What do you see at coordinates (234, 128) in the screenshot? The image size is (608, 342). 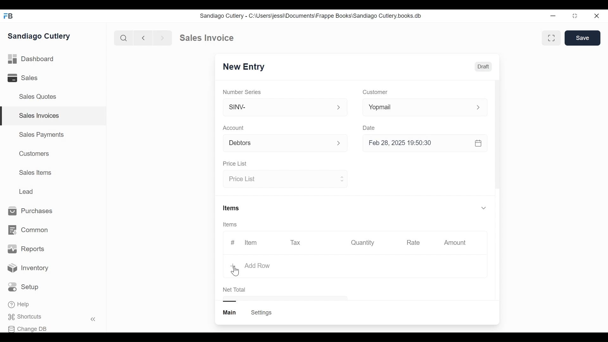 I see `Account` at bounding box center [234, 128].